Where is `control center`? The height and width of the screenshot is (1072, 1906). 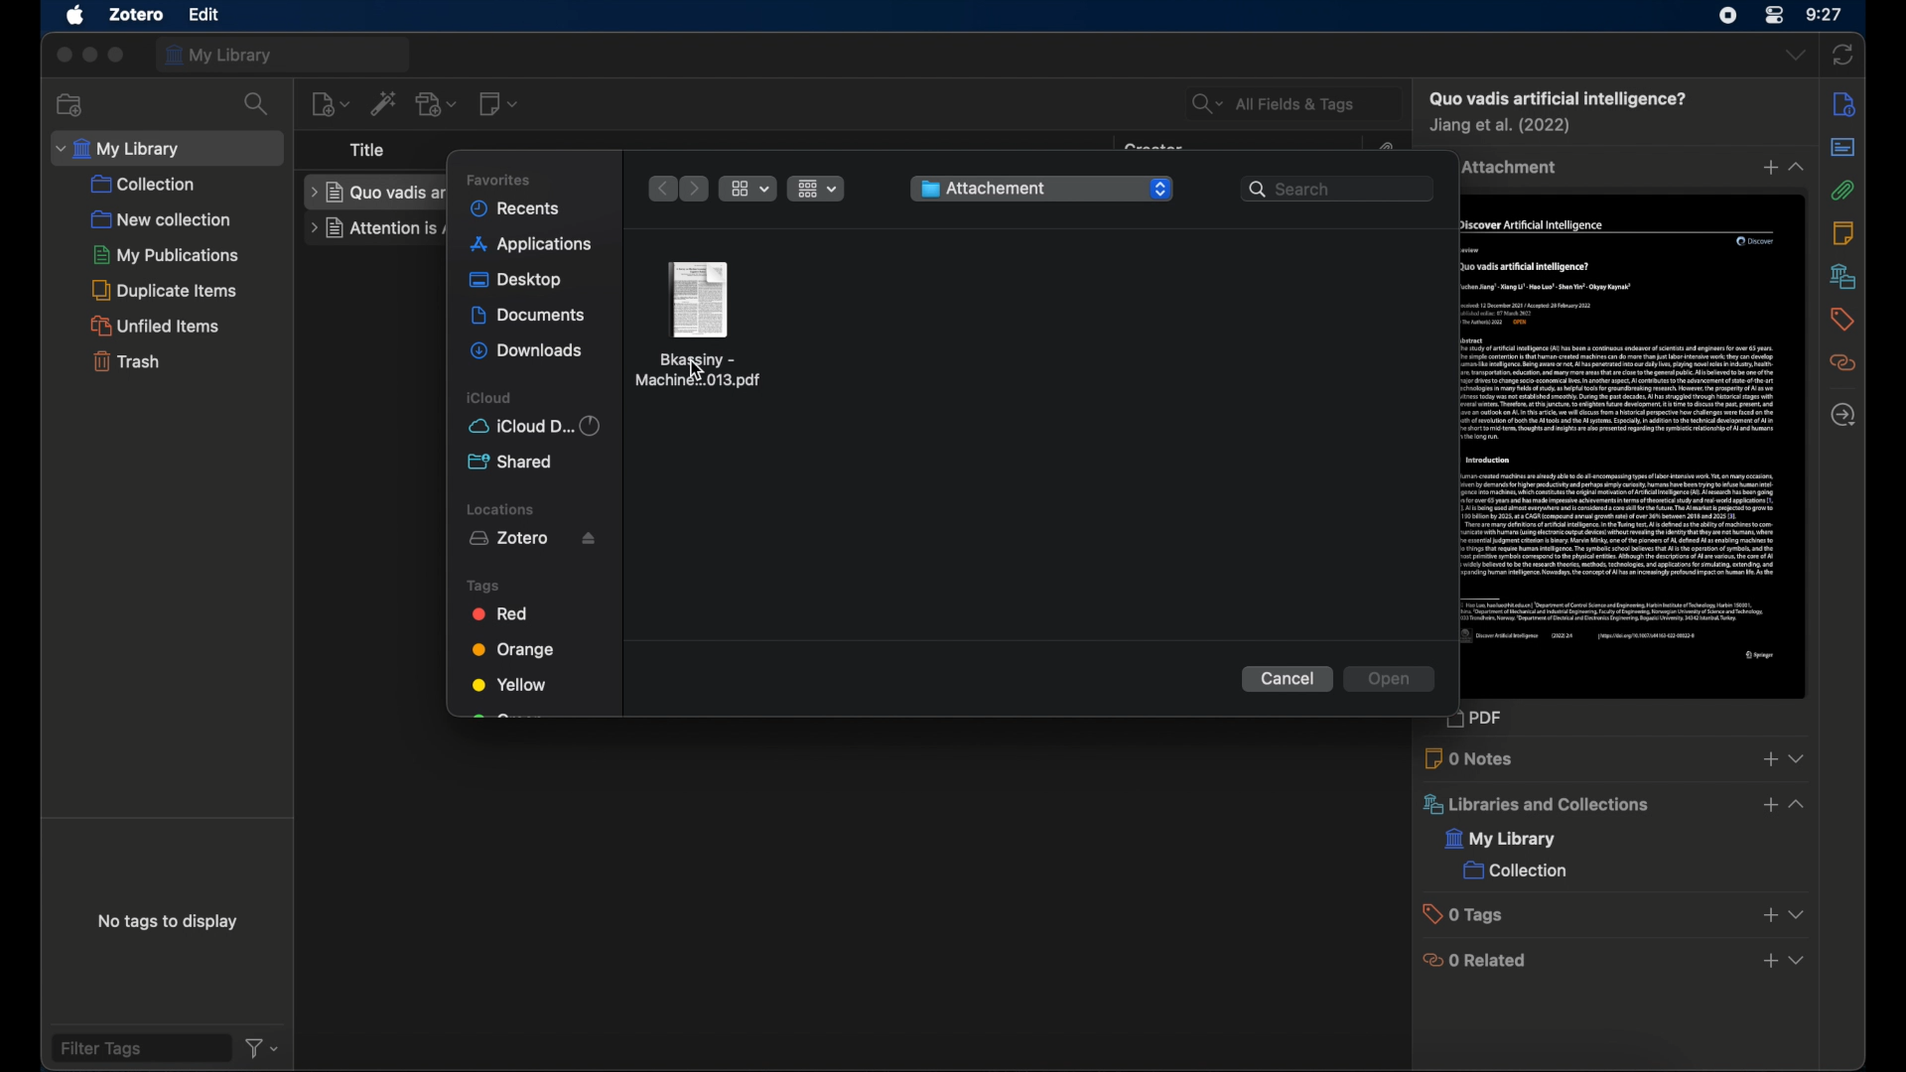 control center is located at coordinates (1775, 17).